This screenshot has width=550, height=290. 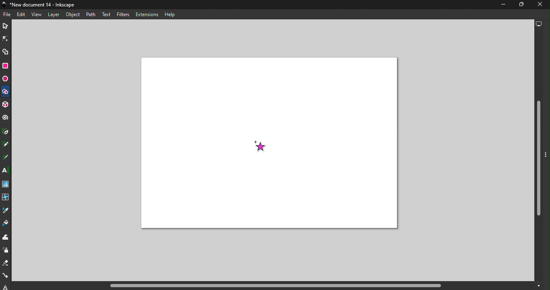 What do you see at coordinates (6, 224) in the screenshot?
I see `Paint bucket tool` at bounding box center [6, 224].